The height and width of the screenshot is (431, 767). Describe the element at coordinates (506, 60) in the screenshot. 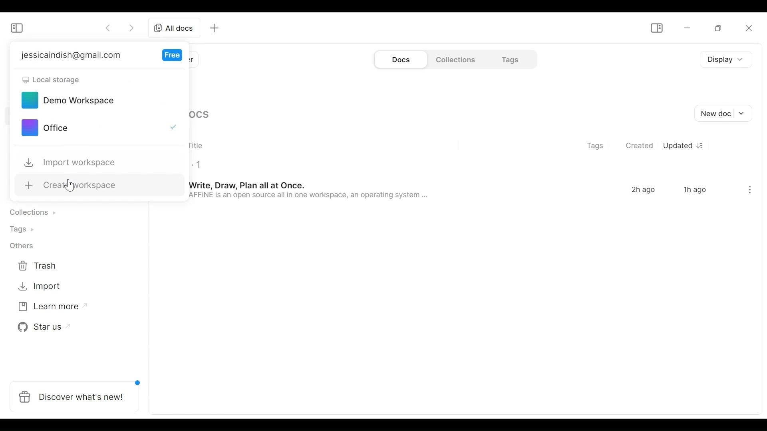

I see `Tags` at that location.